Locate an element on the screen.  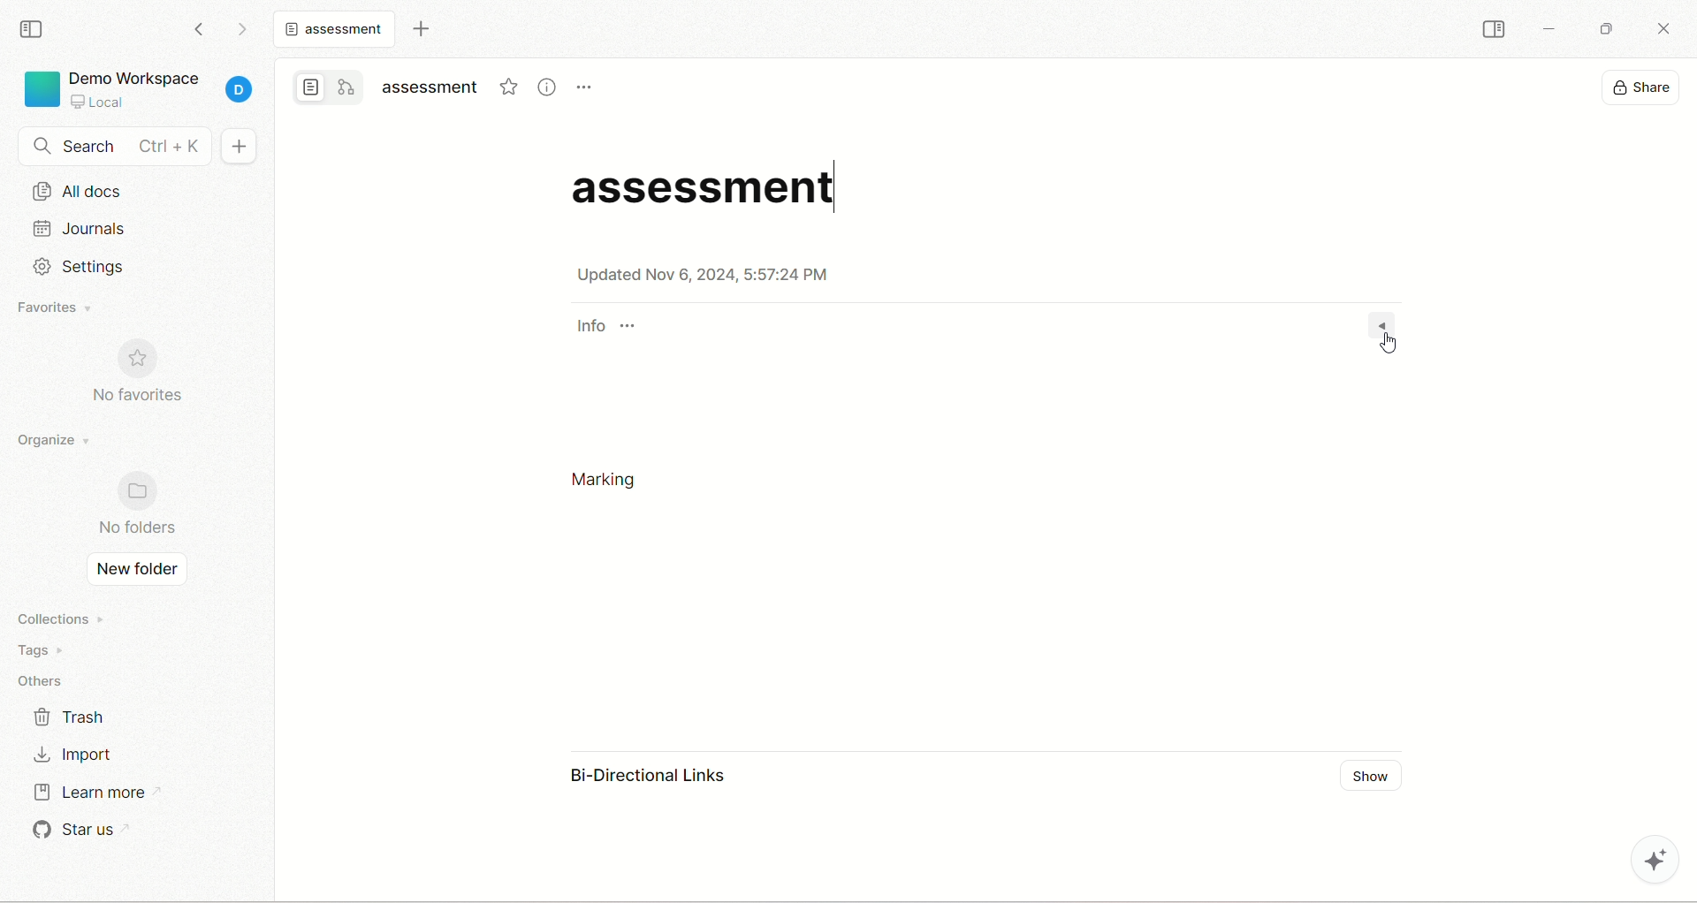
collapse sidebar is located at coordinates (35, 30).